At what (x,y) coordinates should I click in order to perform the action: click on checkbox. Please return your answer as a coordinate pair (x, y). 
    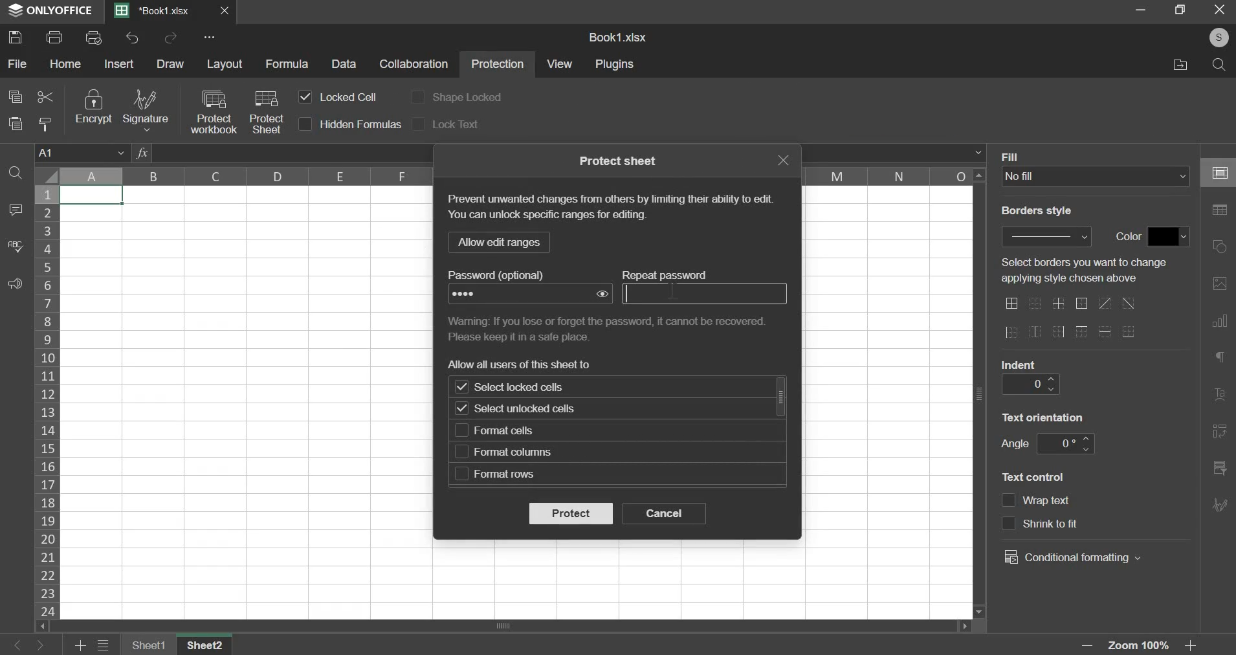
    Looking at the image, I should click on (417, 96).